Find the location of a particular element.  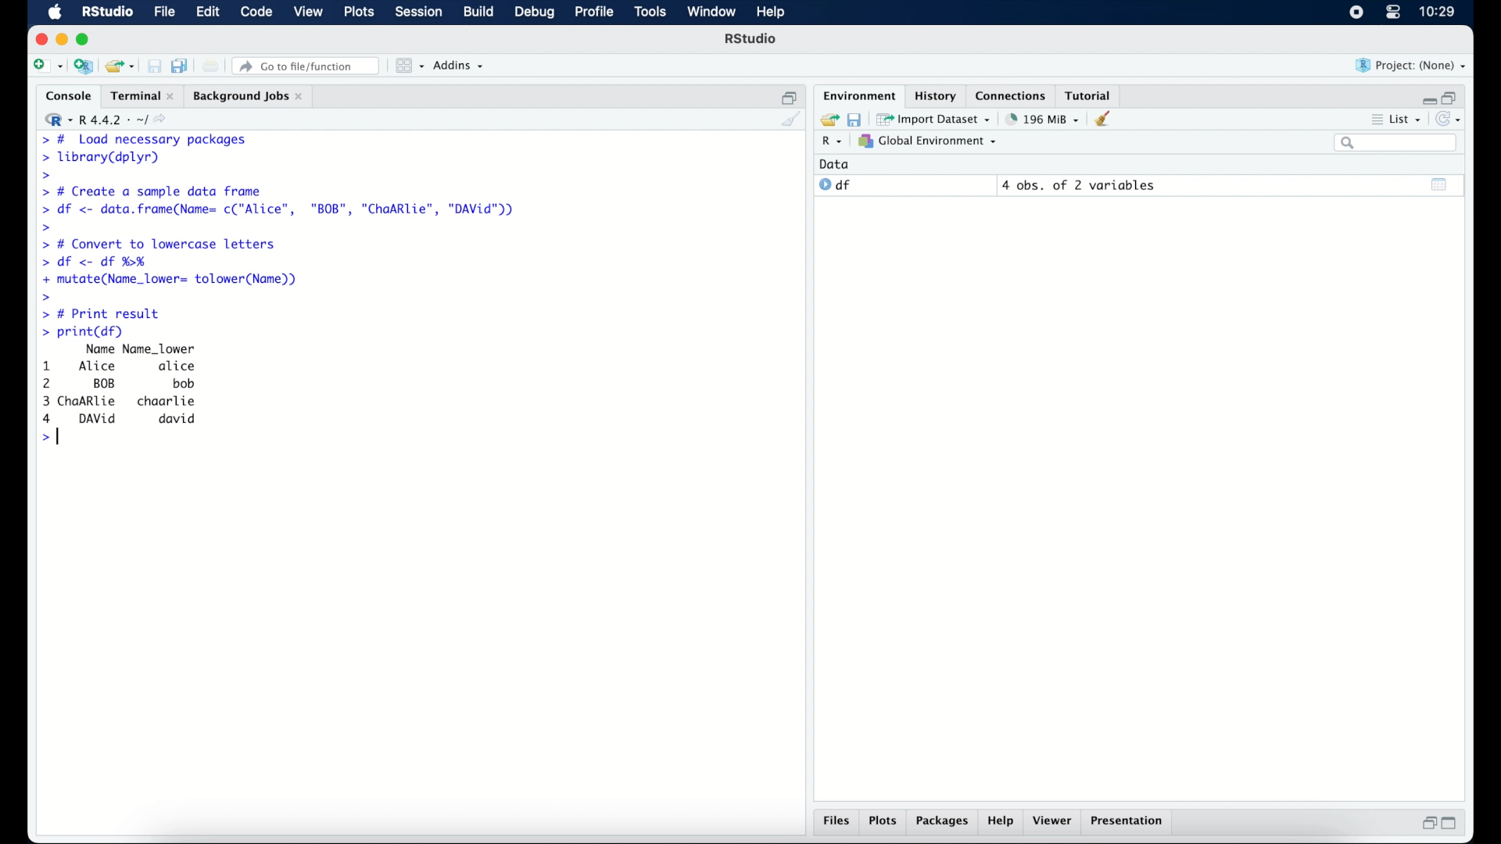

maximize is located at coordinates (85, 39).